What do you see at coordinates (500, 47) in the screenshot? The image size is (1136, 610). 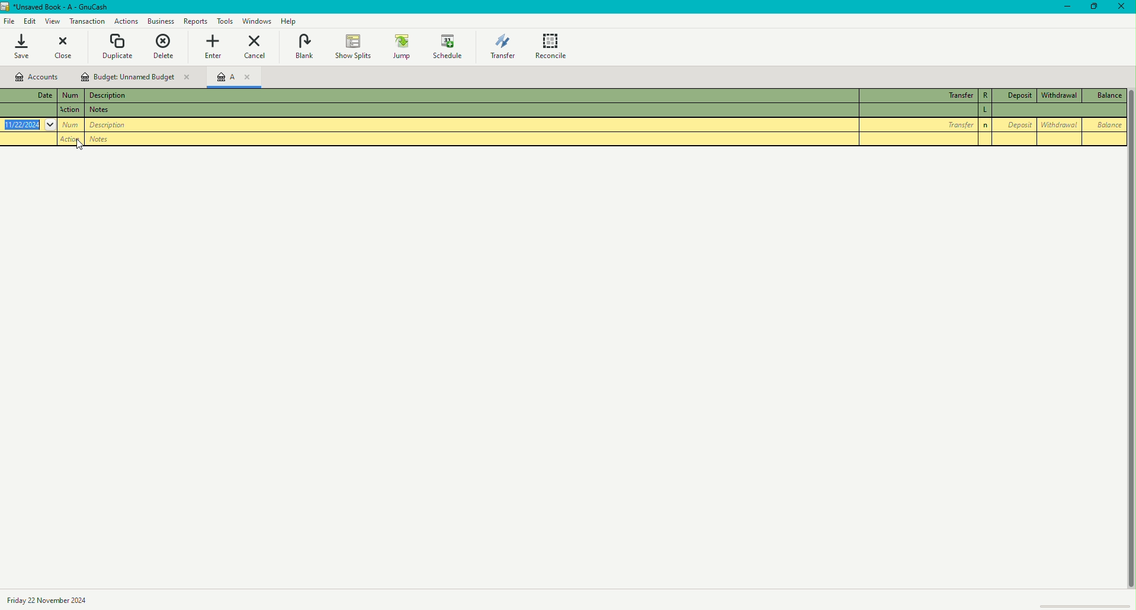 I see `Transfer` at bounding box center [500, 47].